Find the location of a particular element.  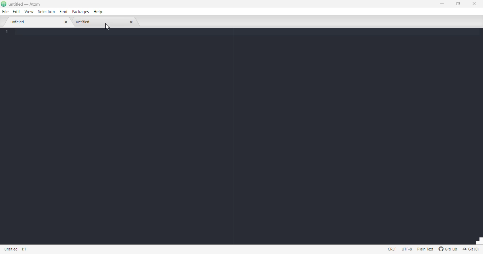

find is located at coordinates (64, 12).